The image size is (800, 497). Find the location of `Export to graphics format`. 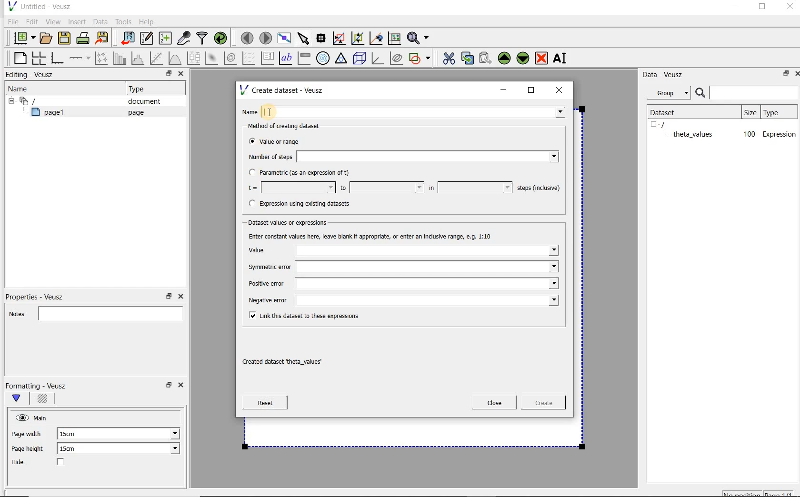

Export to graphics format is located at coordinates (102, 39).